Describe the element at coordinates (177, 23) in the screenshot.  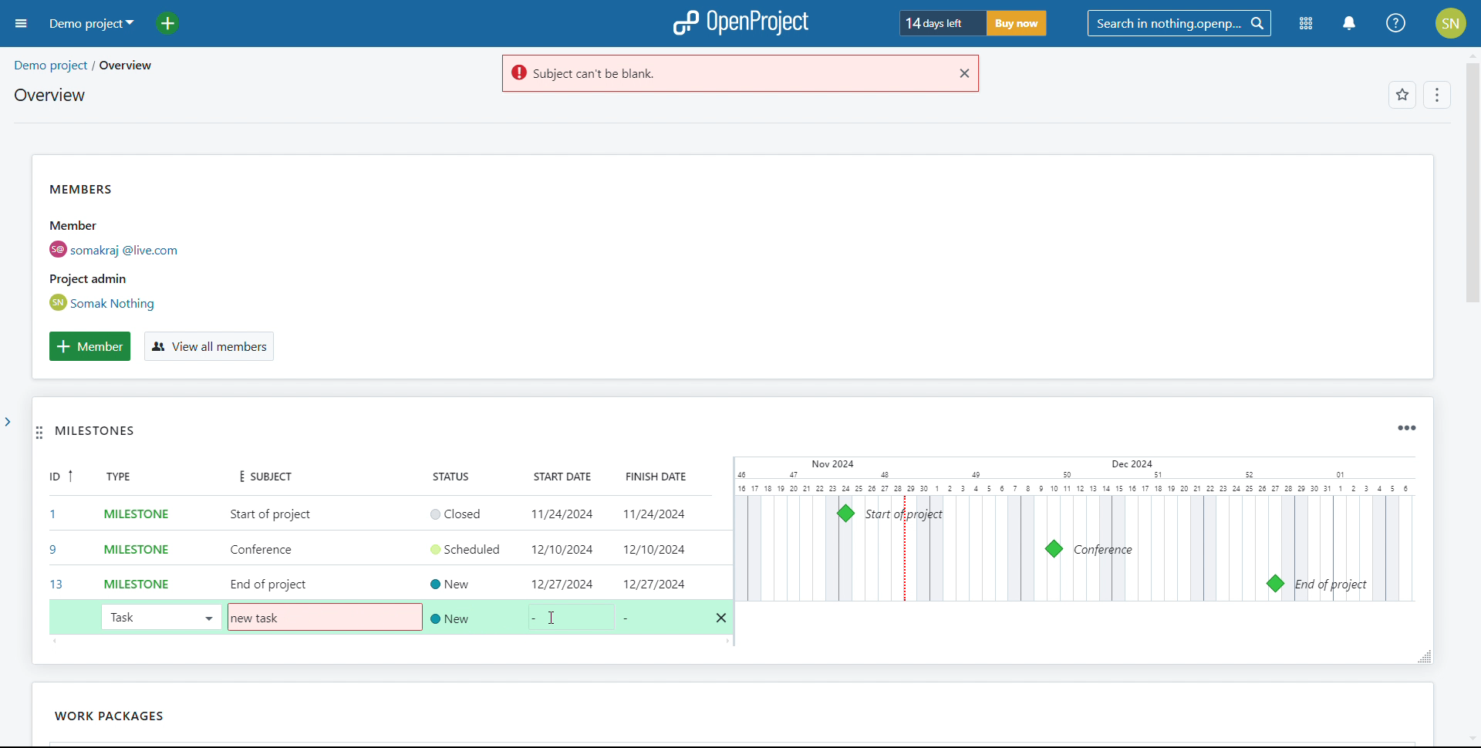
I see `add project` at that location.